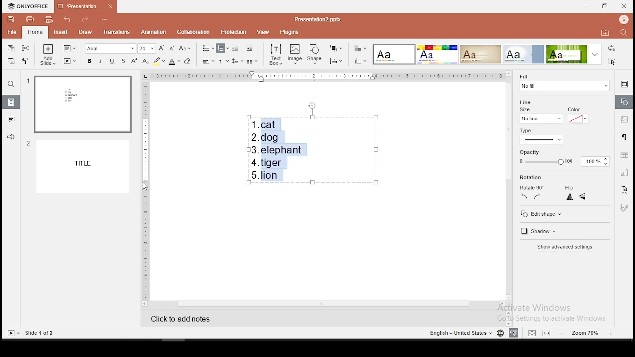 This screenshot has width=635, height=357. What do you see at coordinates (514, 333) in the screenshot?
I see `spell check` at bounding box center [514, 333].